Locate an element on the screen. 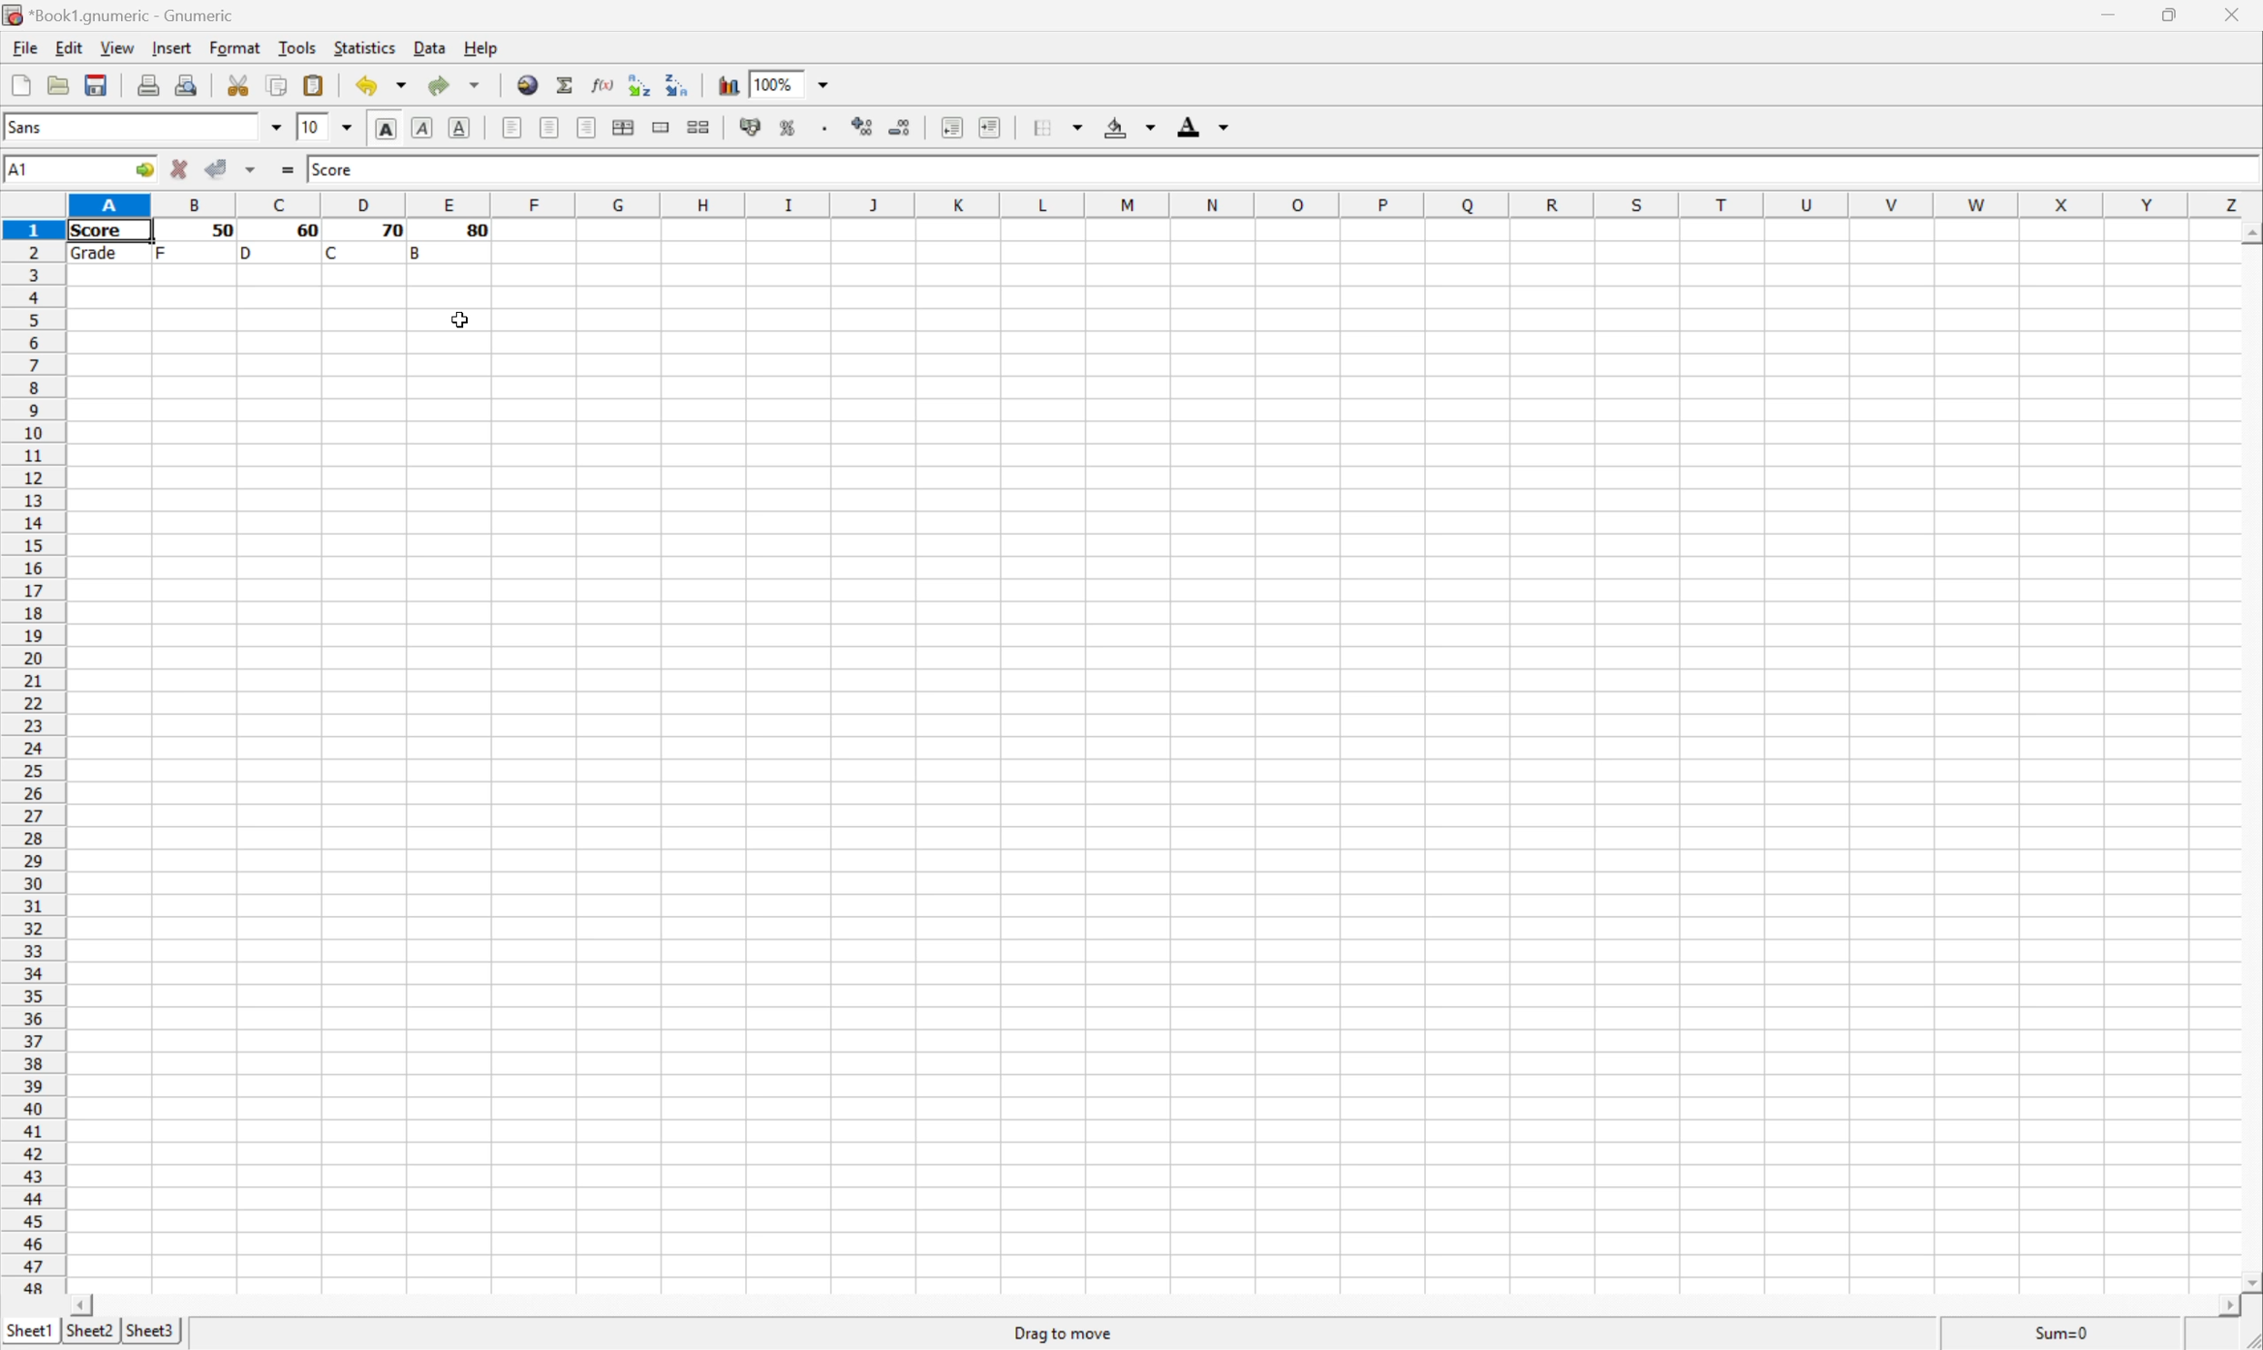  Enter formula is located at coordinates (288, 172).